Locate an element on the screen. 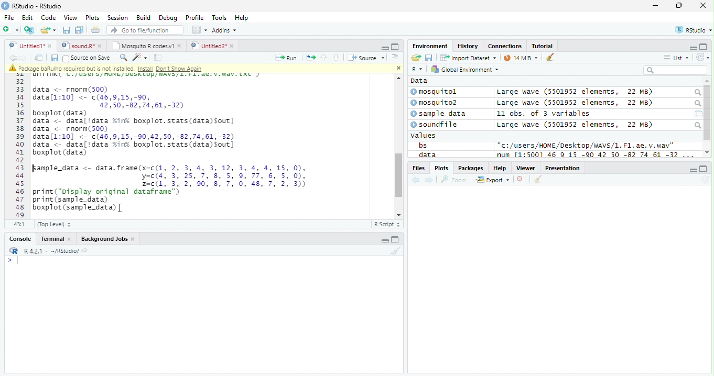  Calendar is located at coordinates (698, 114).